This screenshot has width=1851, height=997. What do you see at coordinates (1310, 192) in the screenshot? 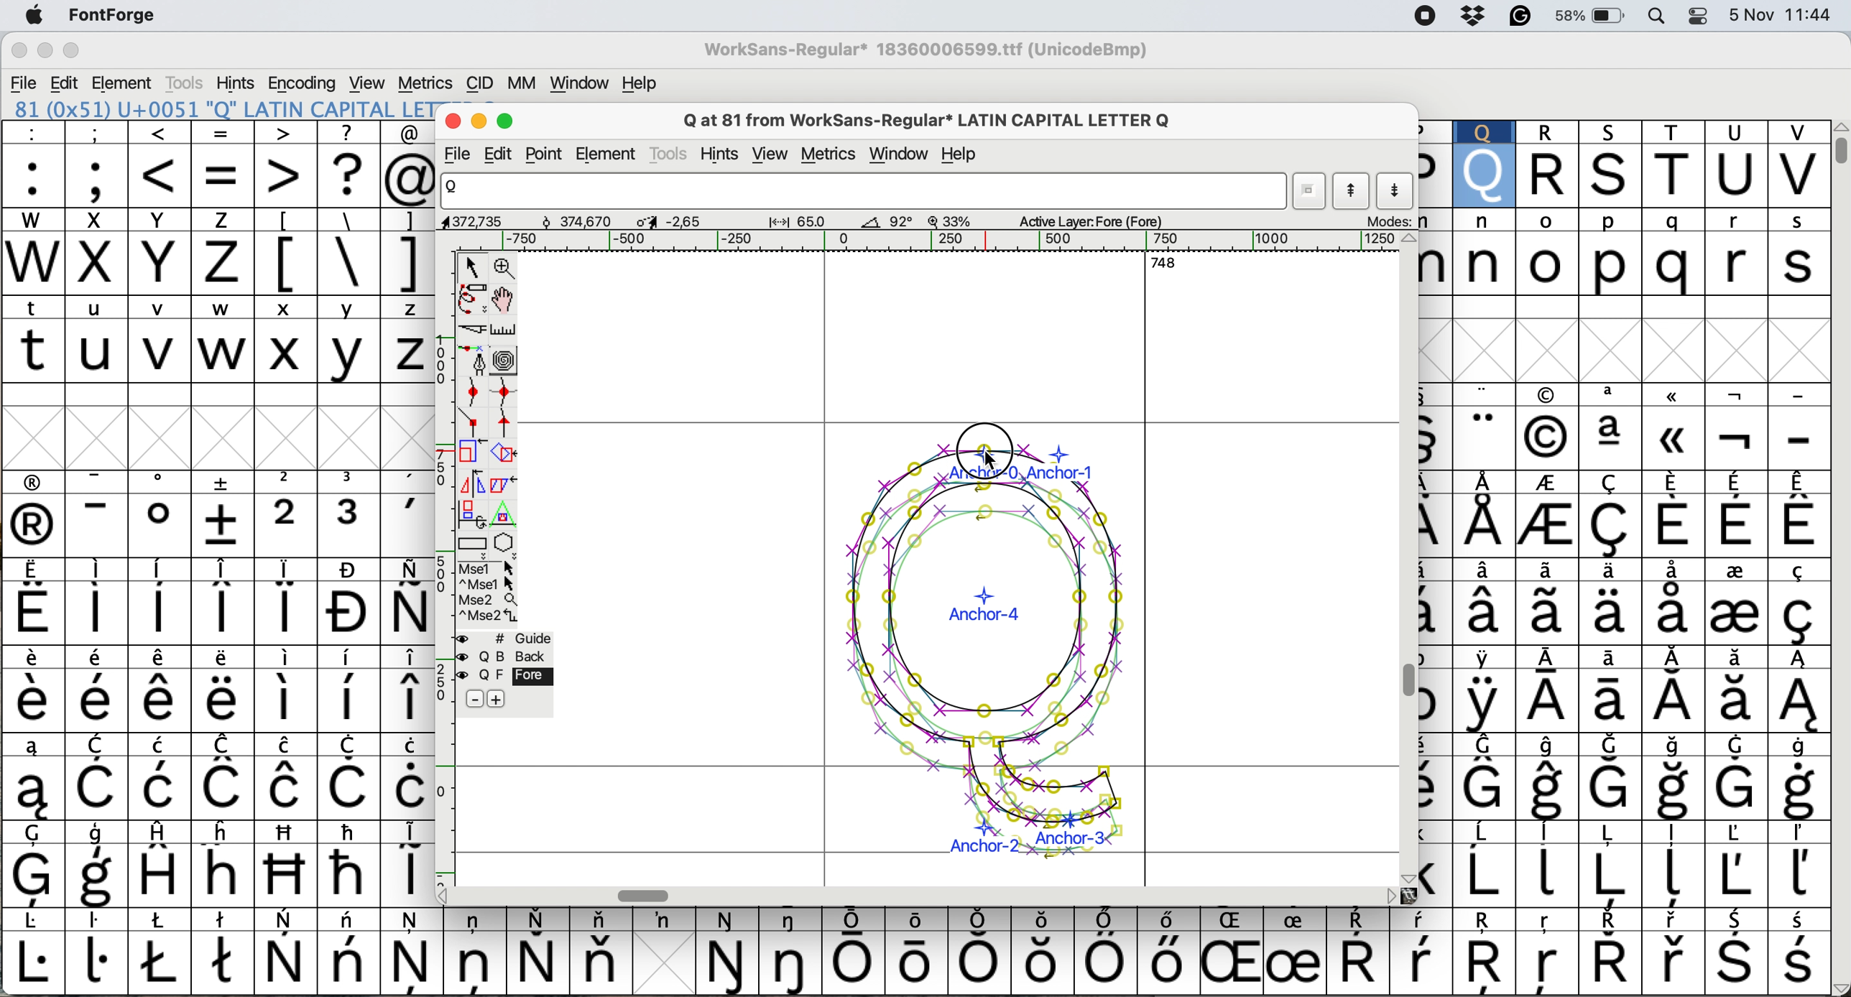
I see `current word list` at bounding box center [1310, 192].